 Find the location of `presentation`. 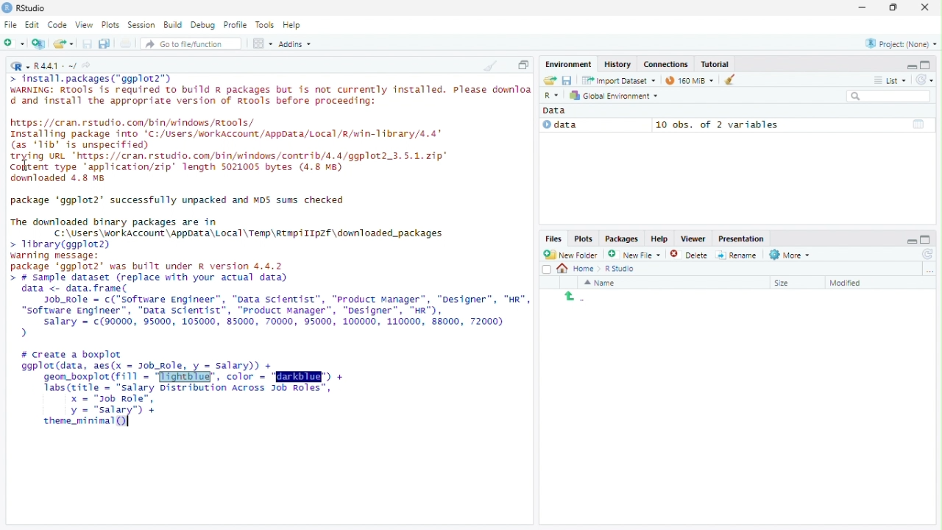

presentation is located at coordinates (743, 239).